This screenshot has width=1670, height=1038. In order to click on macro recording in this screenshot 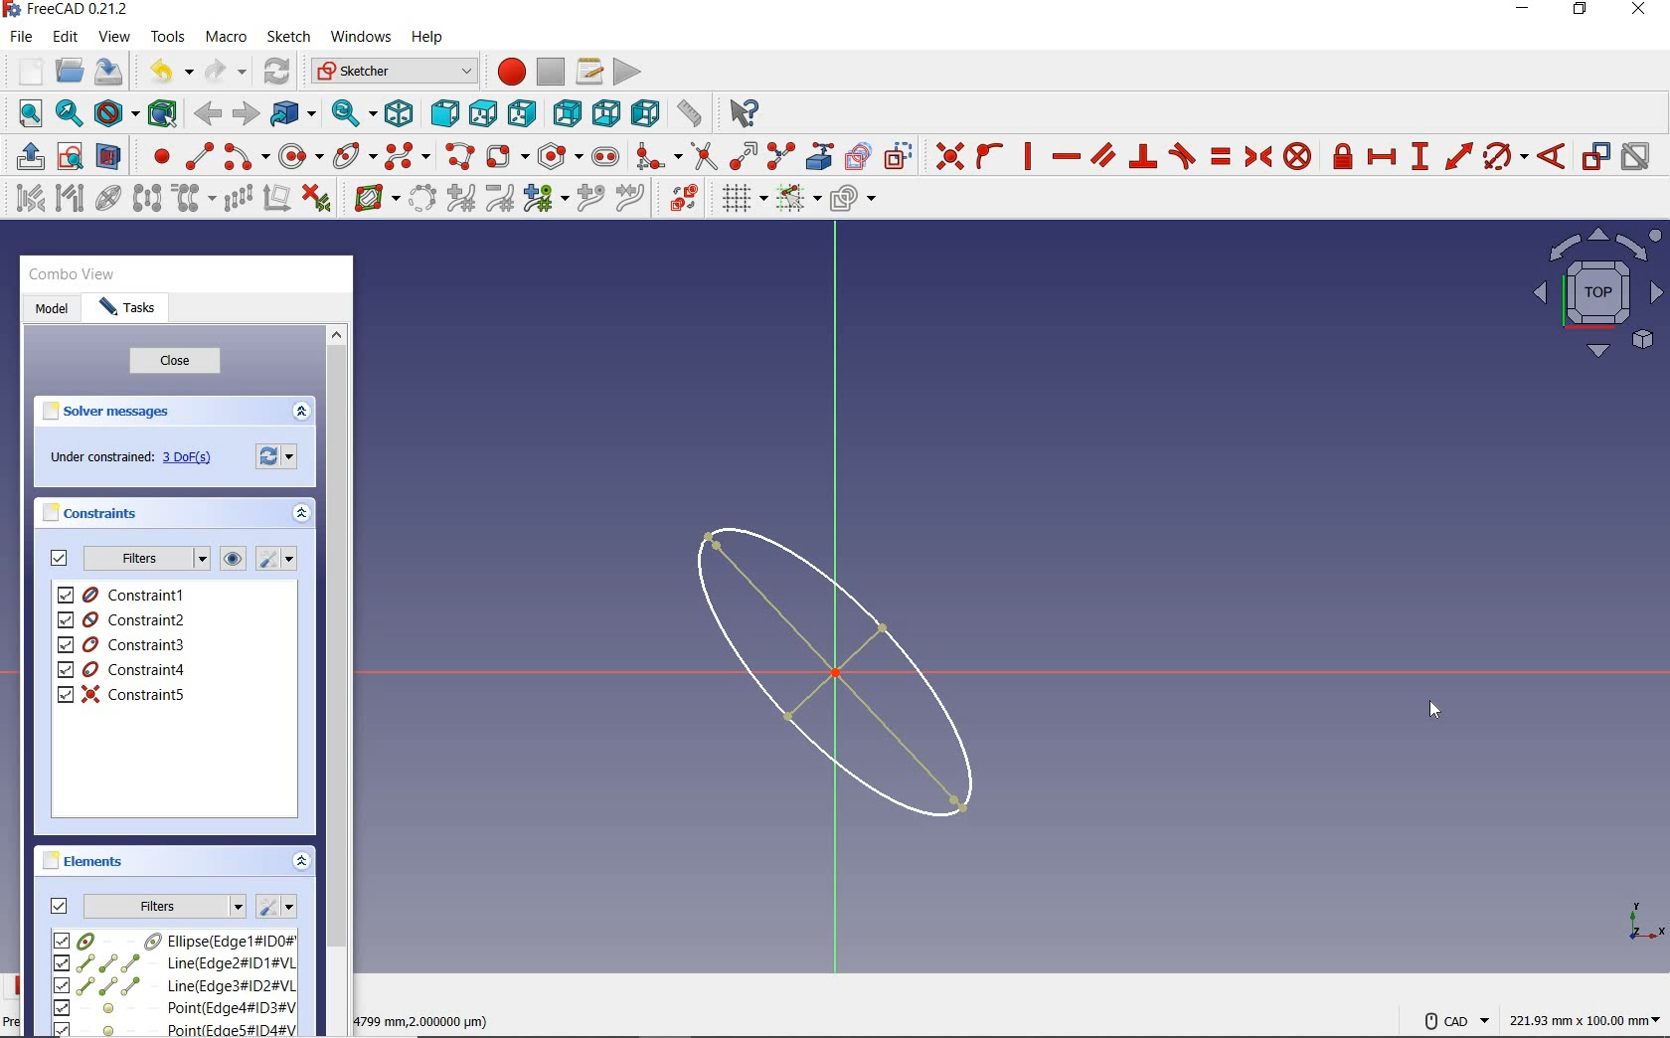, I will do `click(505, 71)`.